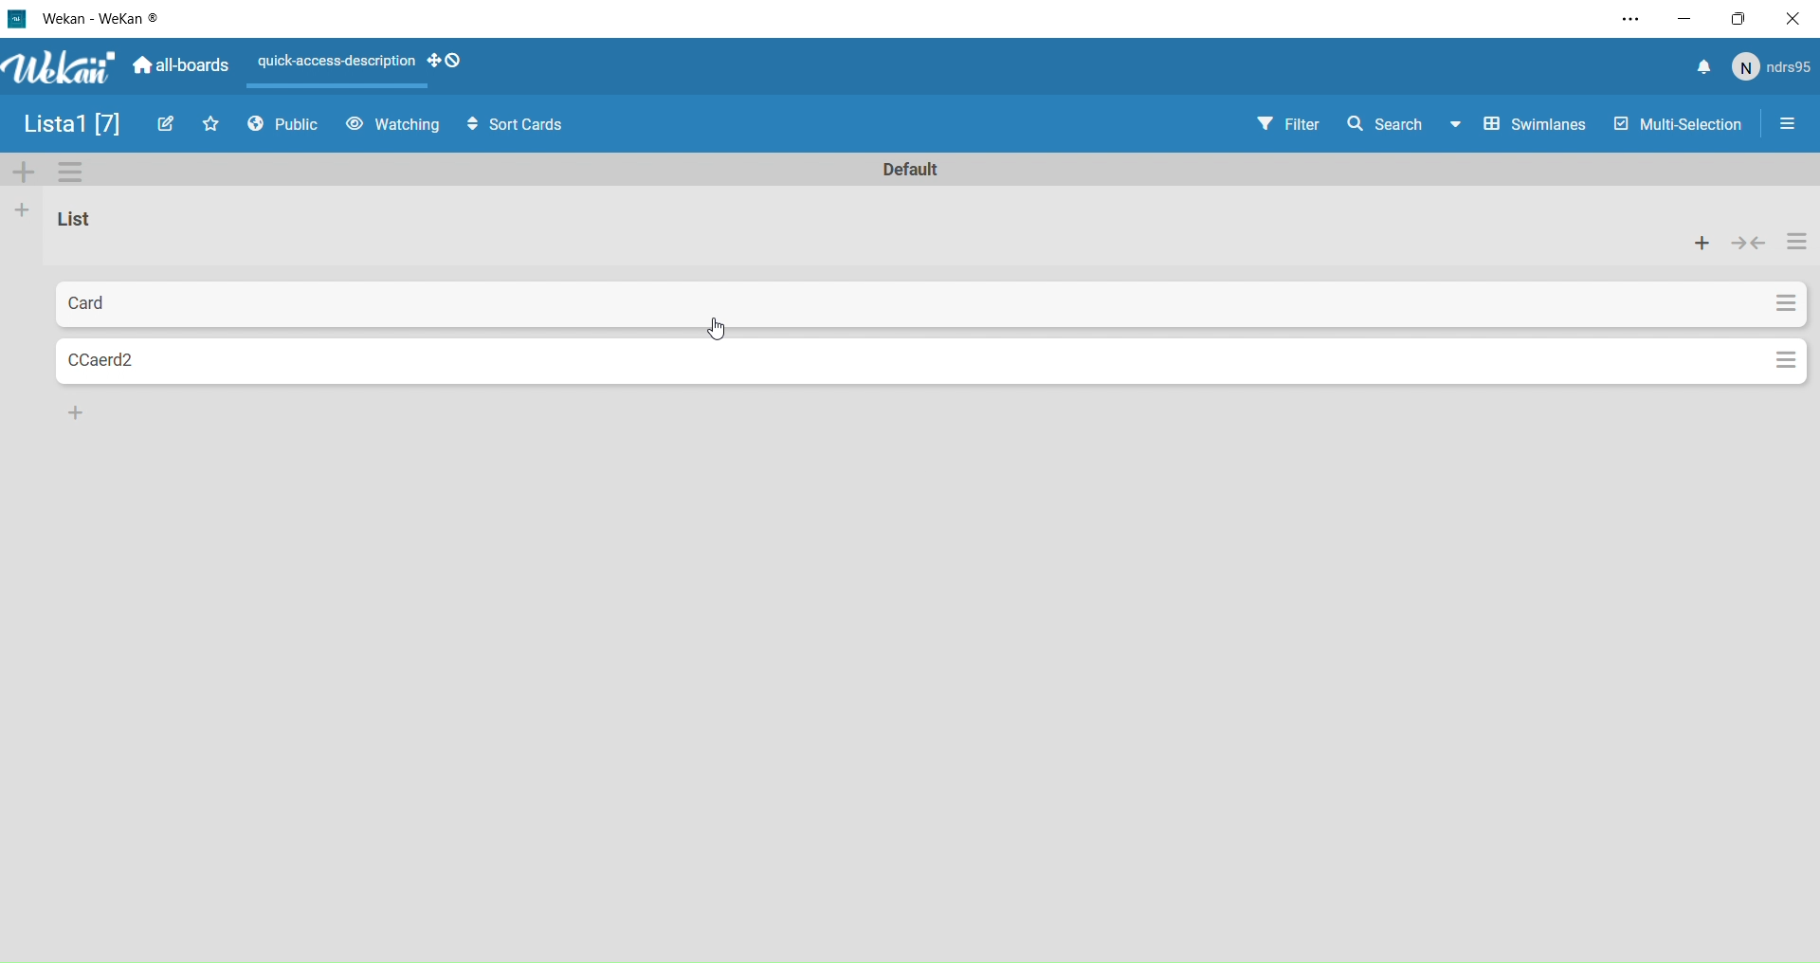  I want to click on Sort Cards, so click(518, 127).